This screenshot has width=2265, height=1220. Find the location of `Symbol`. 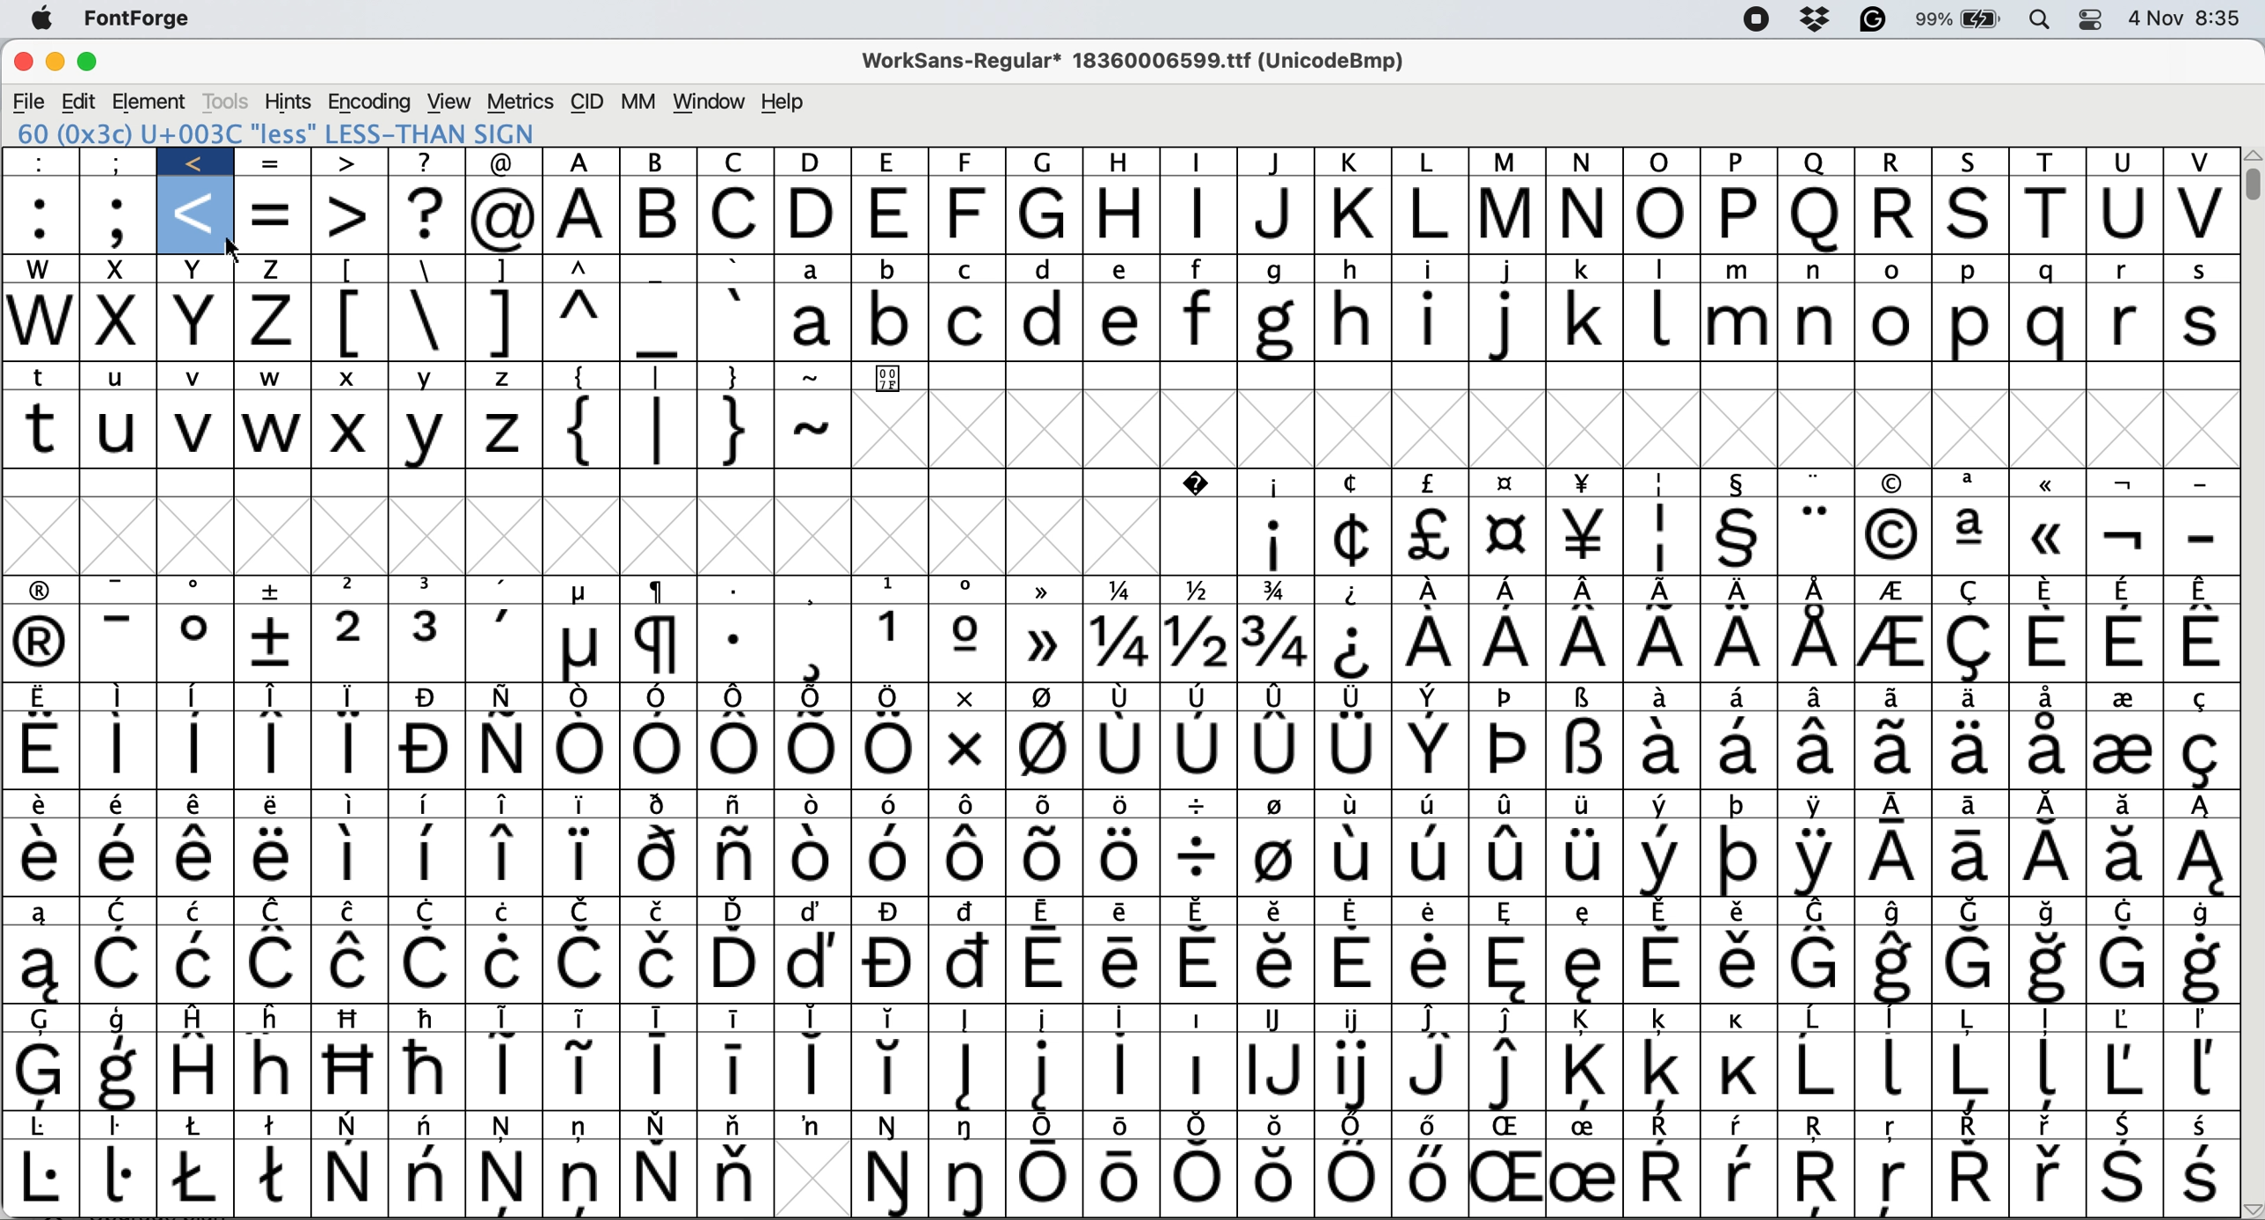

Symbol is located at coordinates (737, 592).